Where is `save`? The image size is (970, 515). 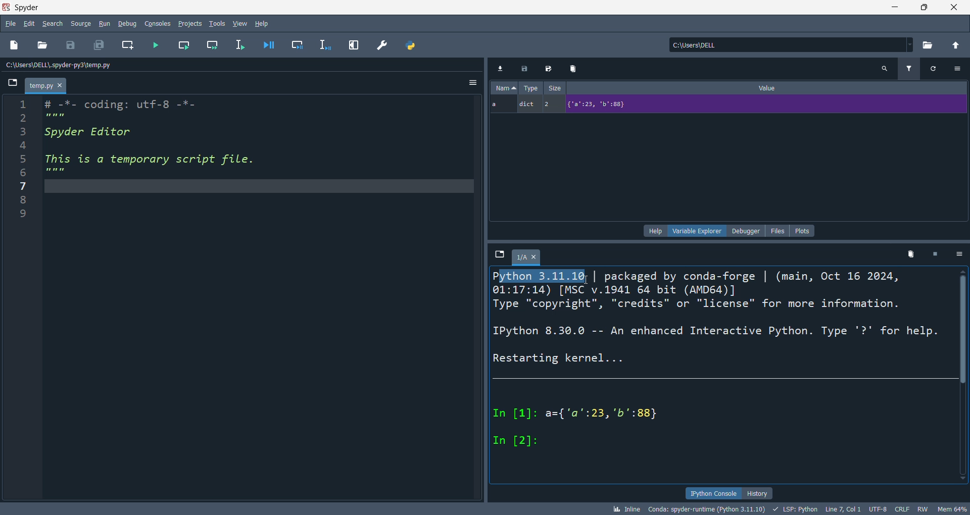
save is located at coordinates (72, 45).